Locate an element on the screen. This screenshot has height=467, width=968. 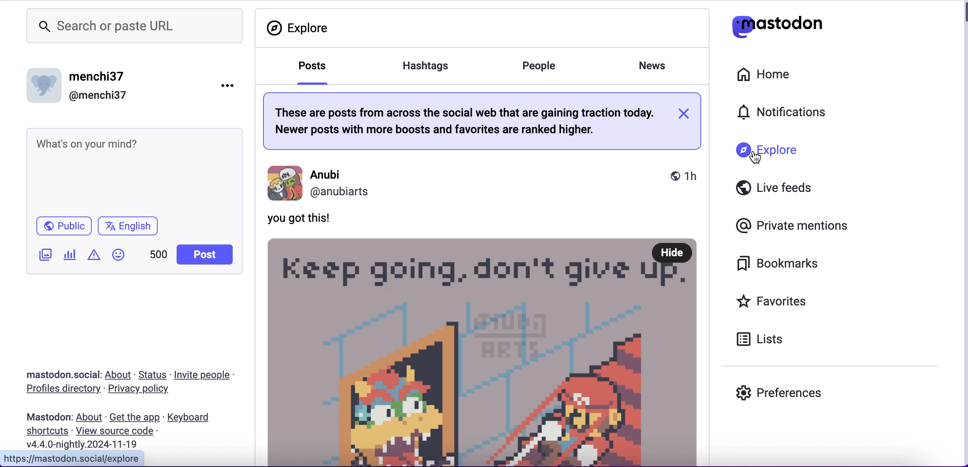
add warning is located at coordinates (95, 255).